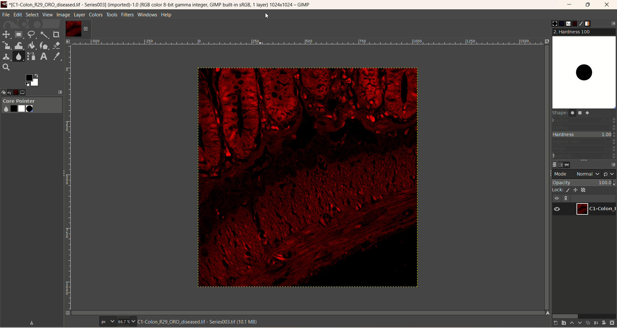  Describe the element at coordinates (604, 322) in the screenshot. I see `add a mask` at that location.